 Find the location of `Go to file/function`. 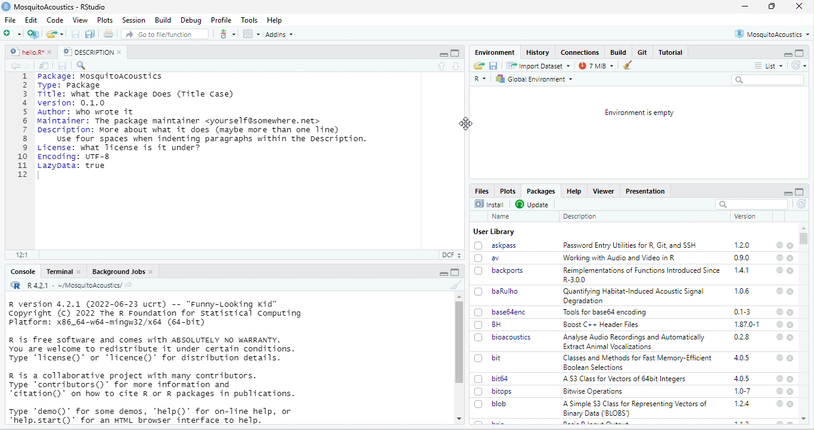

Go to file/function is located at coordinates (163, 33).